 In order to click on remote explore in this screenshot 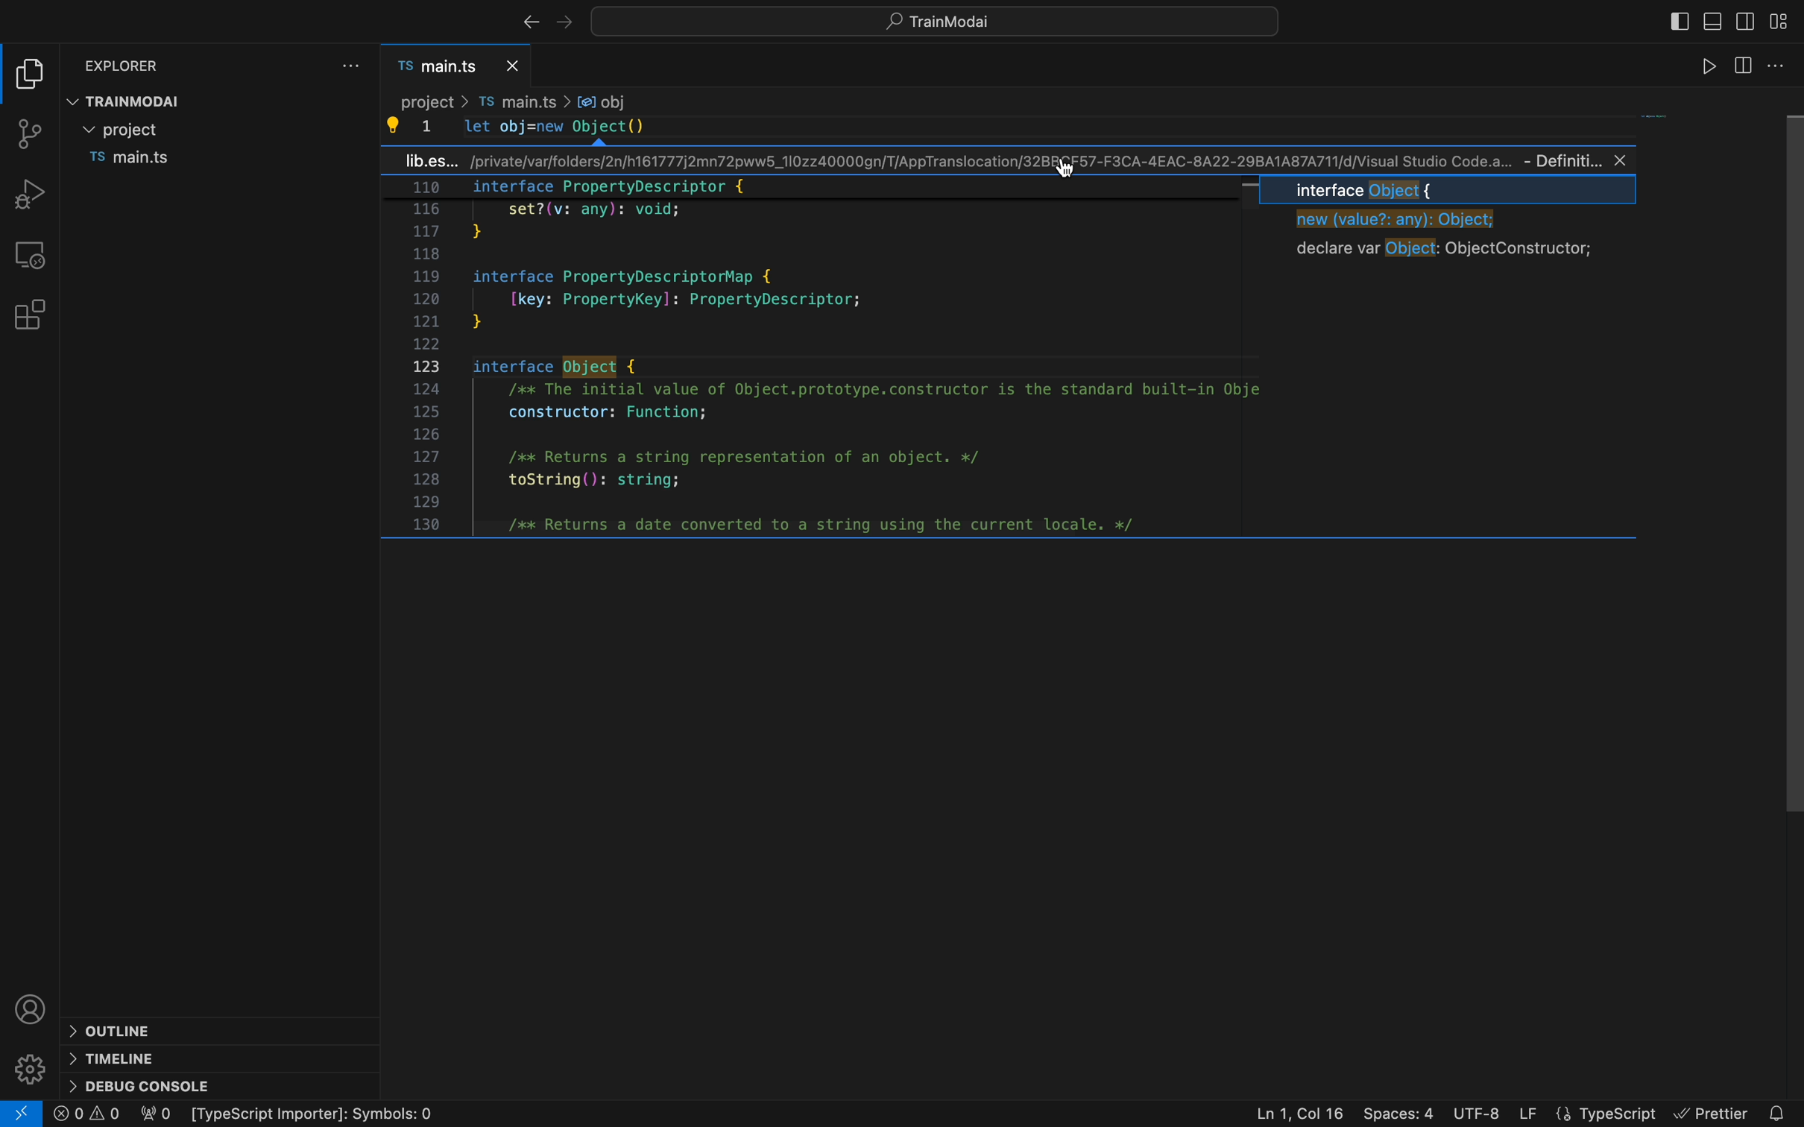, I will do `click(31, 250)`.